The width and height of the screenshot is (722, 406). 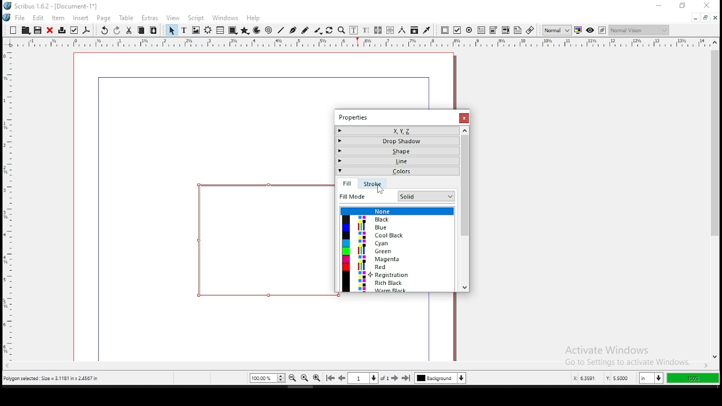 What do you see at coordinates (384, 378) in the screenshot?
I see `of 1` at bounding box center [384, 378].